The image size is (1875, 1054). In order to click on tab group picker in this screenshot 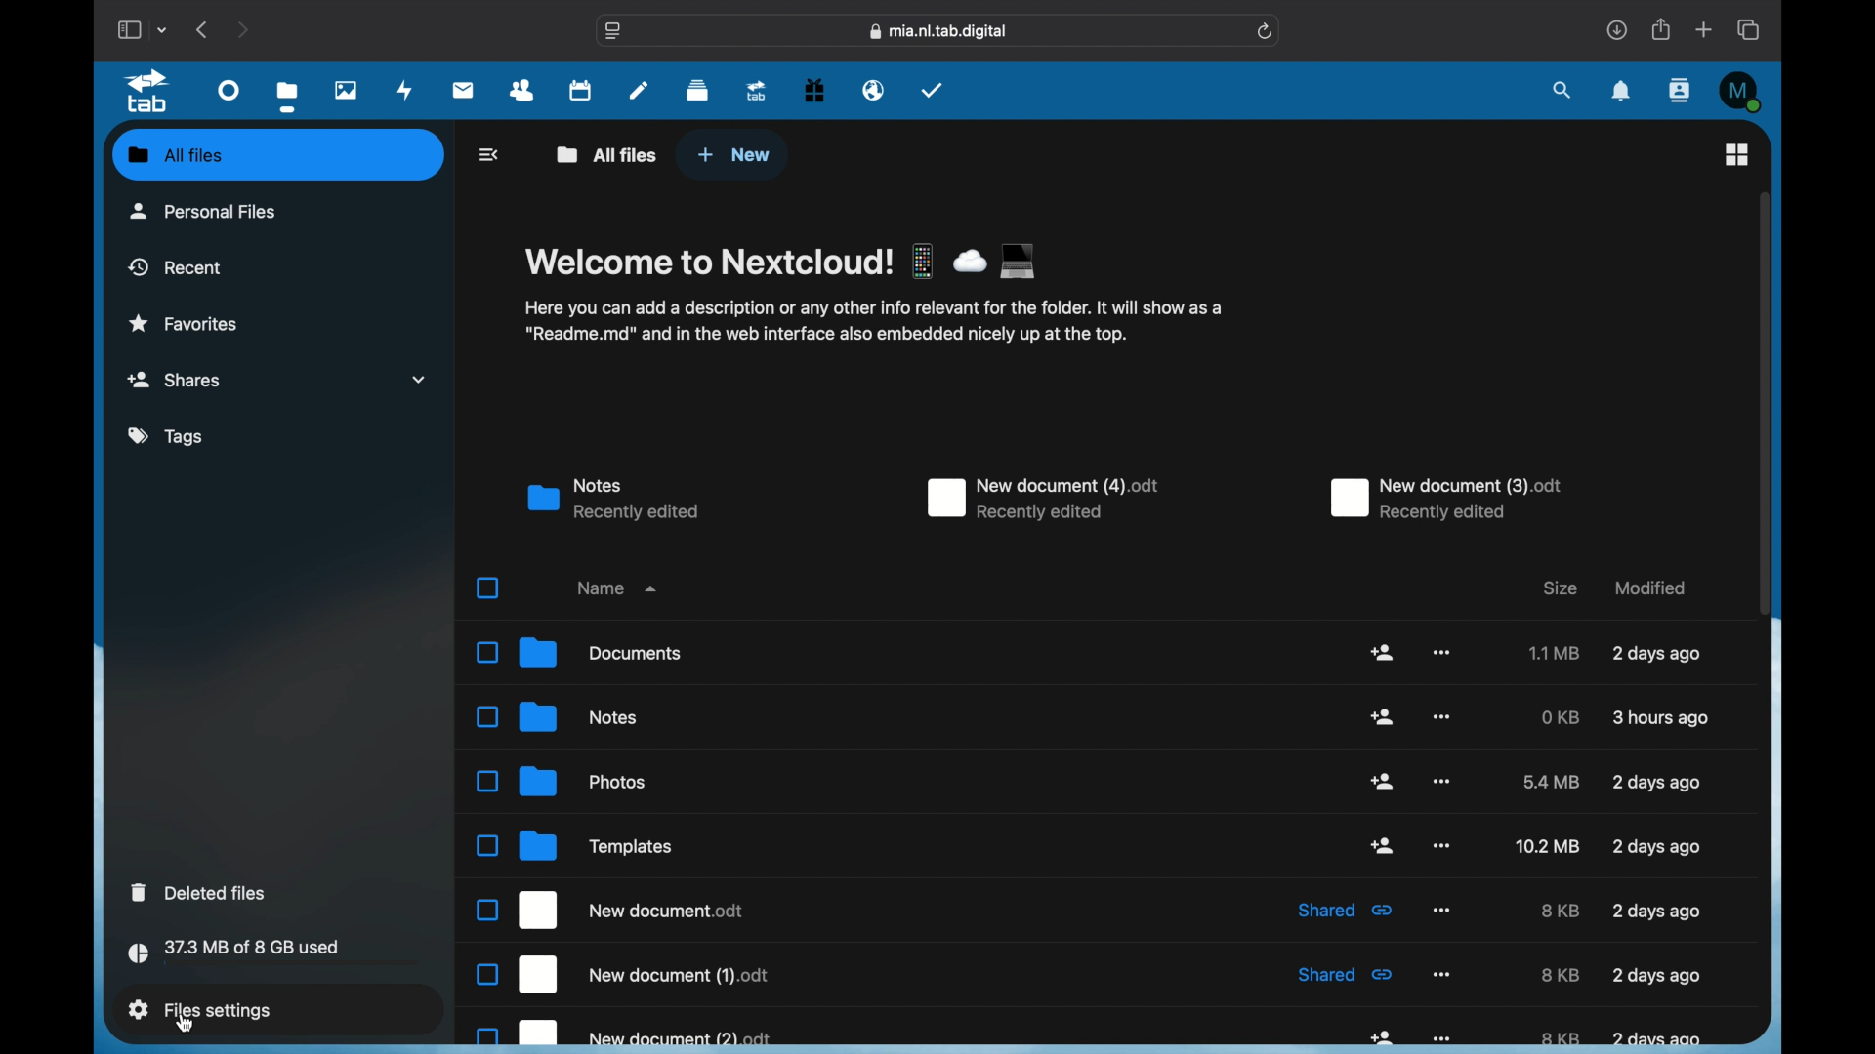, I will do `click(162, 29)`.